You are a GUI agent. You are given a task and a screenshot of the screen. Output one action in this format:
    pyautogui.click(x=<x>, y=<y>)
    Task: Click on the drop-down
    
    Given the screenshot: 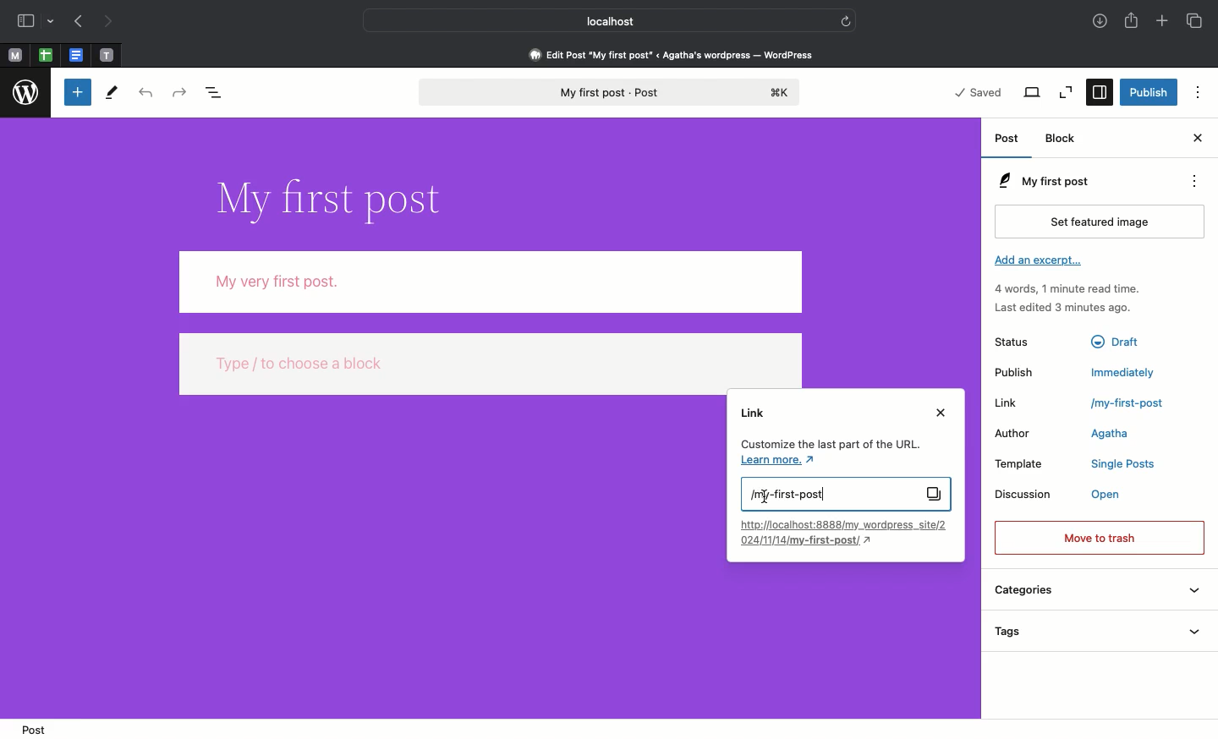 What is the action you would take?
    pyautogui.click(x=52, y=19)
    